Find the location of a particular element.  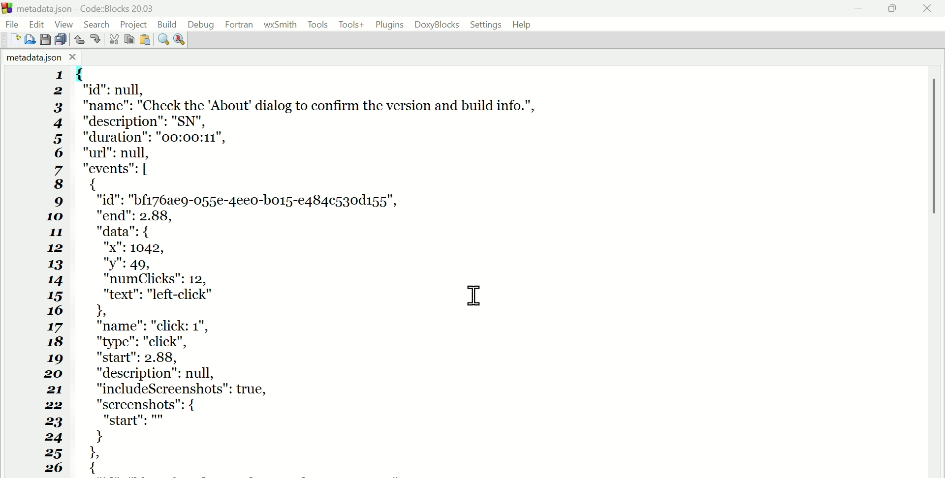

{
"id": null,
"name": "Check the "About dialog to confirm the version and build info.",
"description": "SN",
"duration": "00:00:11",
"url": null,
"events": [
{
"id": "bf176ae9-055e-4ee0-bo15-e484c530d155",
"end": 2.88,
"data": {
"x": 1042,
"y": 49,
"numClicks": 12,
"text": "left-click" I
1
"name": "click: 1",
"type": "click",
"start": 2.88,
"description": null,
"includeScreenshots": true,
"screenshots": {
"start":
}
1
{ is located at coordinates (333, 271).